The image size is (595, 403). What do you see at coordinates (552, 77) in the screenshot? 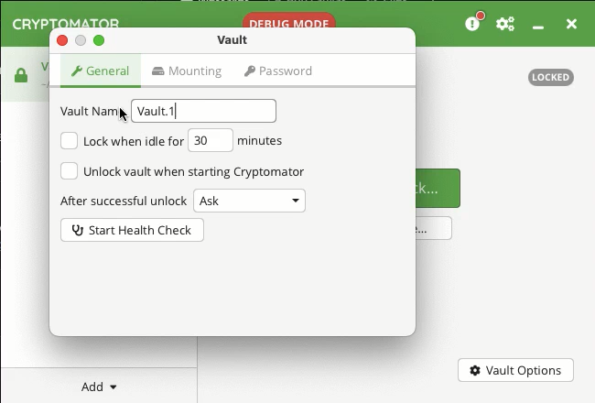
I see `LOCKED` at bounding box center [552, 77].